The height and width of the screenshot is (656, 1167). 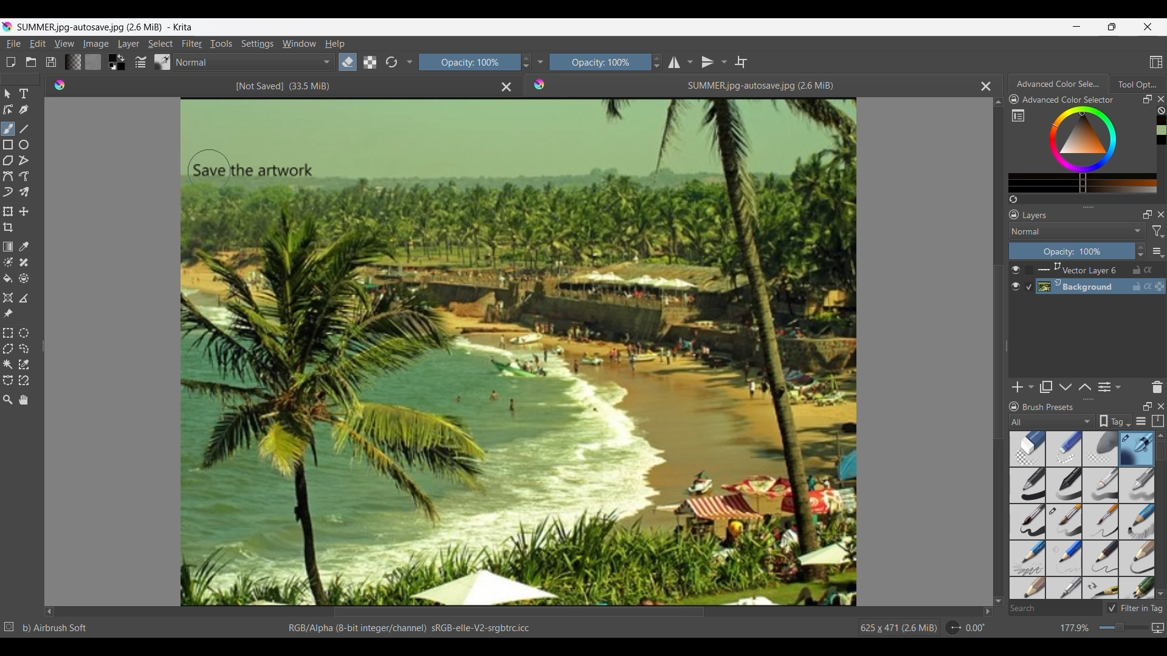 What do you see at coordinates (388, 85) in the screenshot?
I see `Set eraser mode (E)` at bounding box center [388, 85].